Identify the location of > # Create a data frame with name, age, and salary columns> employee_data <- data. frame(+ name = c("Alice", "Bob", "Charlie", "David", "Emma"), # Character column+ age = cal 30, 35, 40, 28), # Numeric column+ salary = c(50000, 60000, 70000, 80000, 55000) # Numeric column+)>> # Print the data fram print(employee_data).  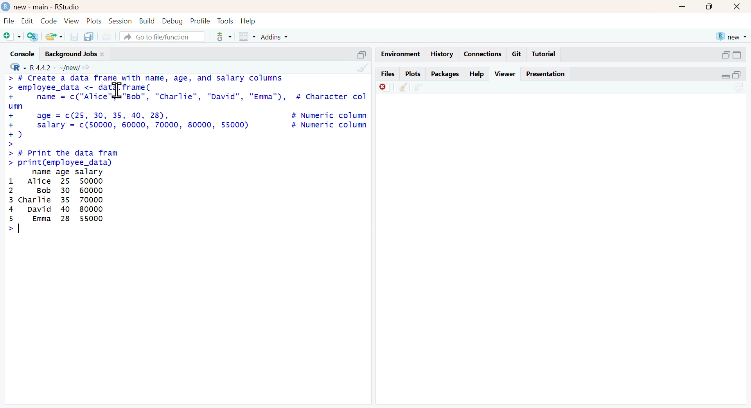
(187, 120).